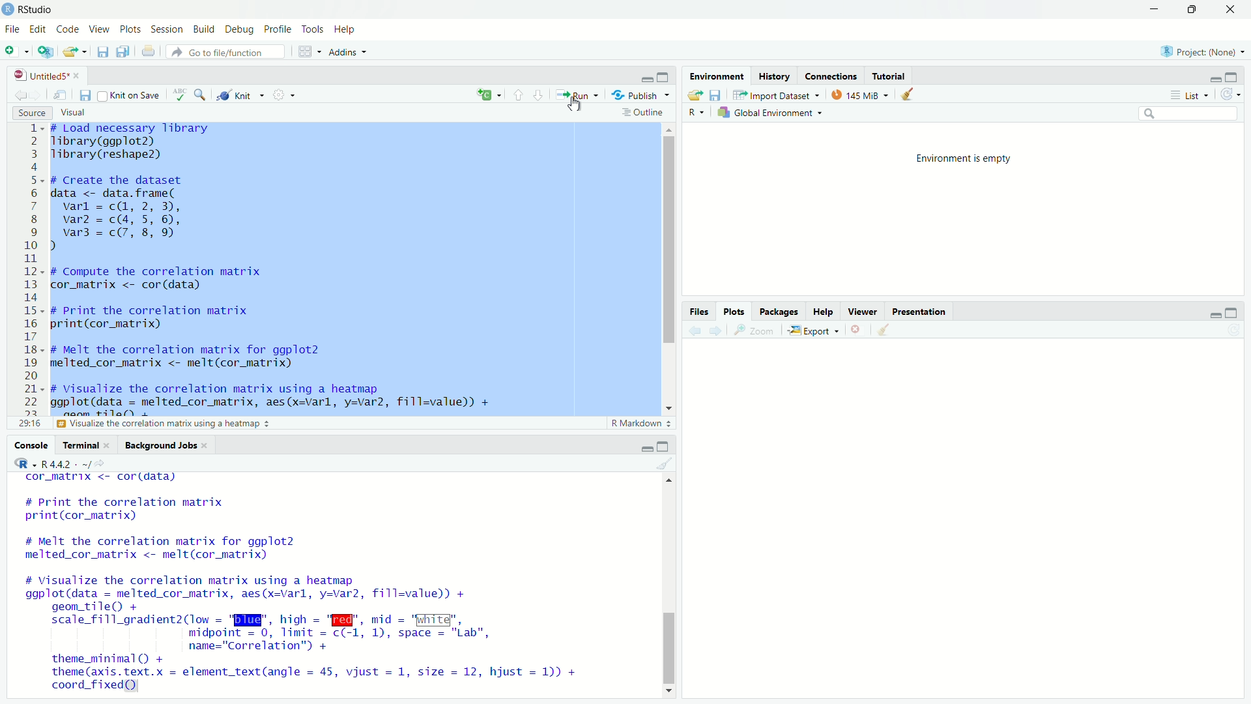 This screenshot has width=1251, height=704. What do you see at coordinates (697, 113) in the screenshot?
I see `R language` at bounding box center [697, 113].